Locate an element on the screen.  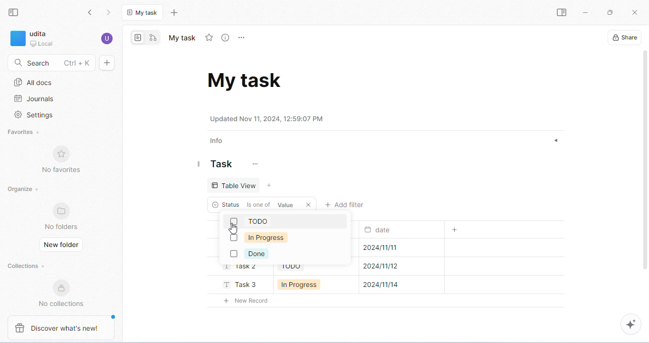
todo is located at coordinates (292, 268).